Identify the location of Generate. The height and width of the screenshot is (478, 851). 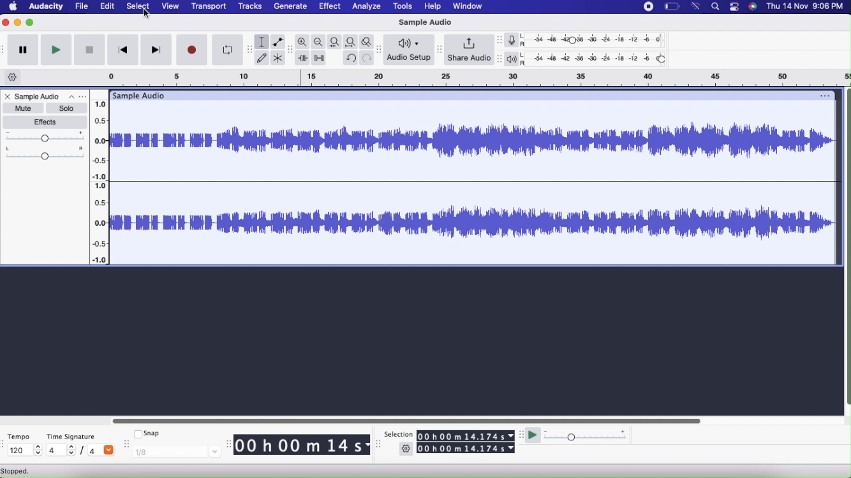
(291, 7).